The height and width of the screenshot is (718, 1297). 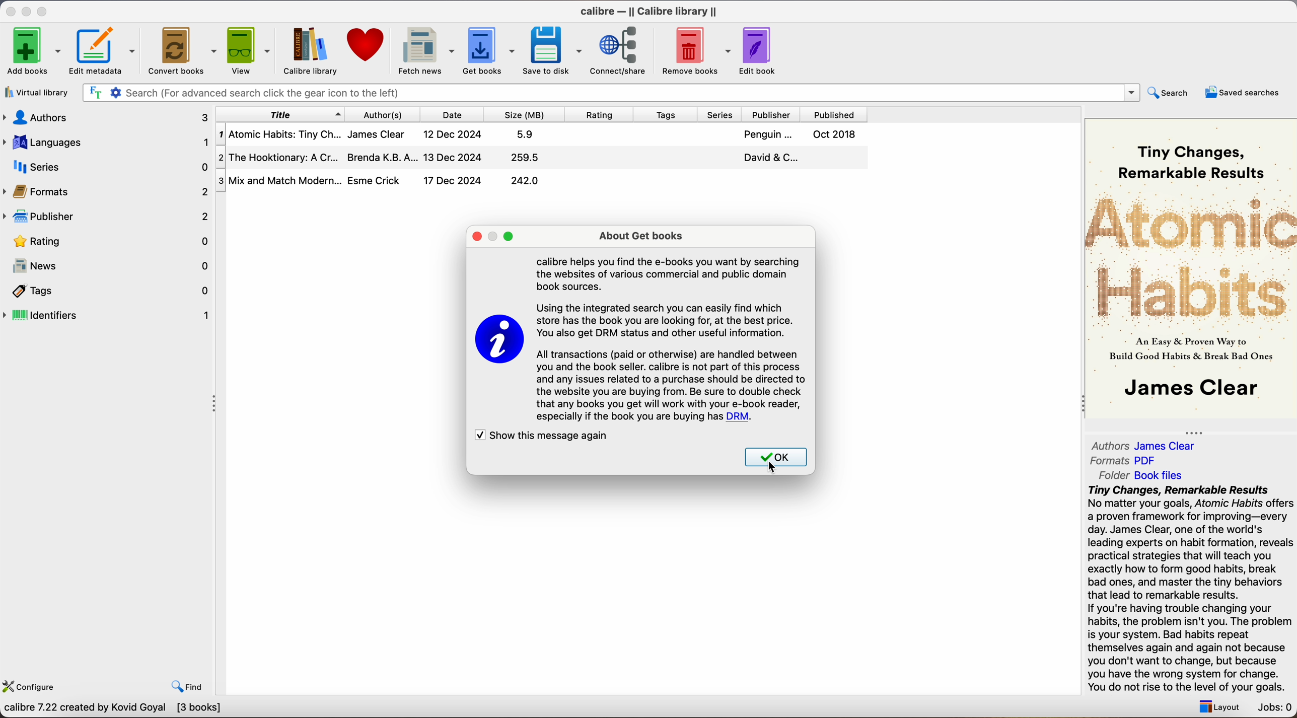 What do you see at coordinates (452, 180) in the screenshot?
I see `17 Dec 2024` at bounding box center [452, 180].